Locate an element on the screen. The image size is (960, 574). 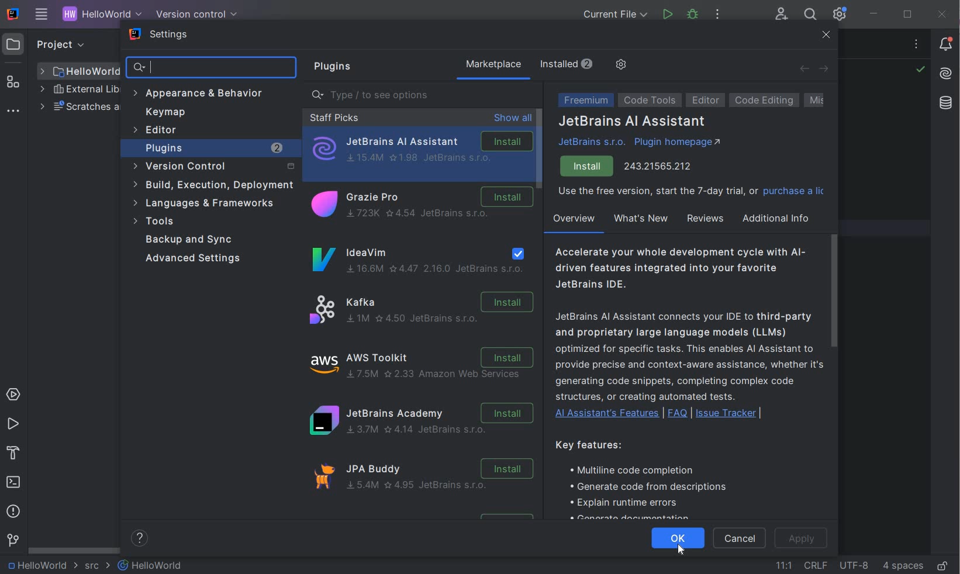
apply is located at coordinates (804, 540).